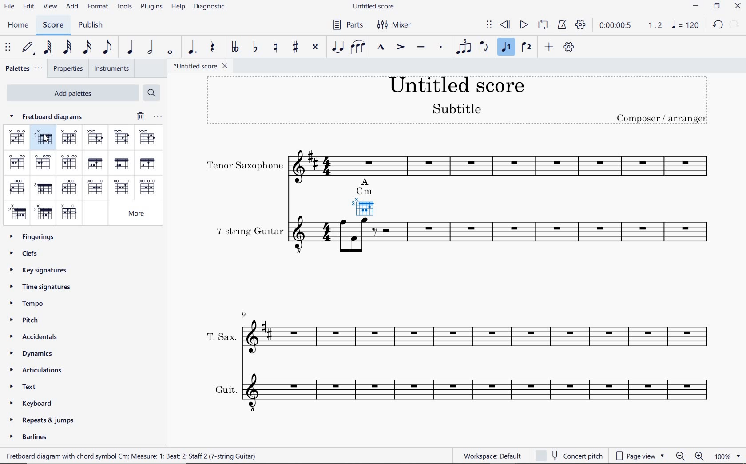 This screenshot has height=464, width=746. I want to click on PLAYBACK SETTINGS, so click(582, 25).